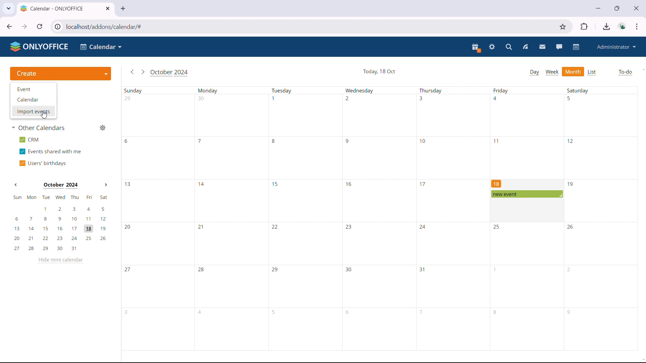 The height and width of the screenshot is (363, 646). I want to click on Sunday, so click(134, 91).